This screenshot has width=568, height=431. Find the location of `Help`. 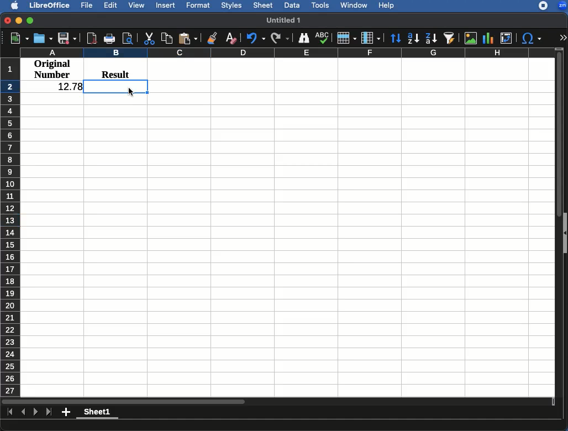

Help is located at coordinates (387, 6).